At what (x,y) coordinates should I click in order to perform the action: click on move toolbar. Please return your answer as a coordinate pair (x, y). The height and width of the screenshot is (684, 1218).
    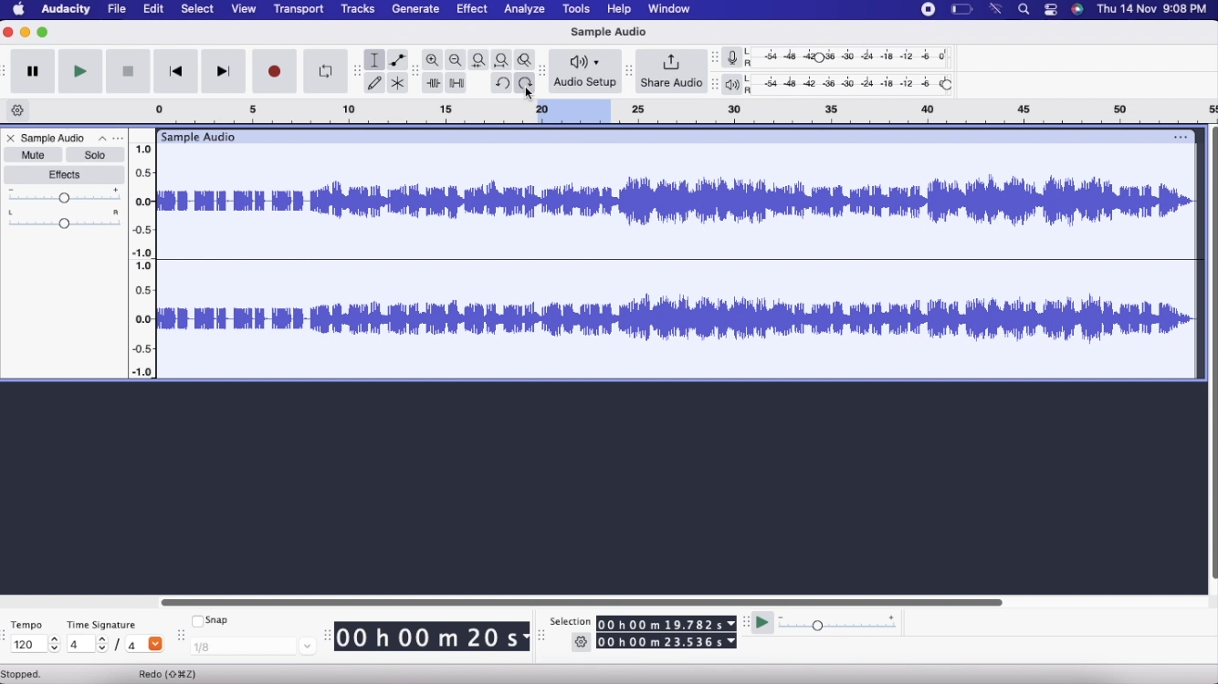
    Looking at the image, I should click on (7, 73).